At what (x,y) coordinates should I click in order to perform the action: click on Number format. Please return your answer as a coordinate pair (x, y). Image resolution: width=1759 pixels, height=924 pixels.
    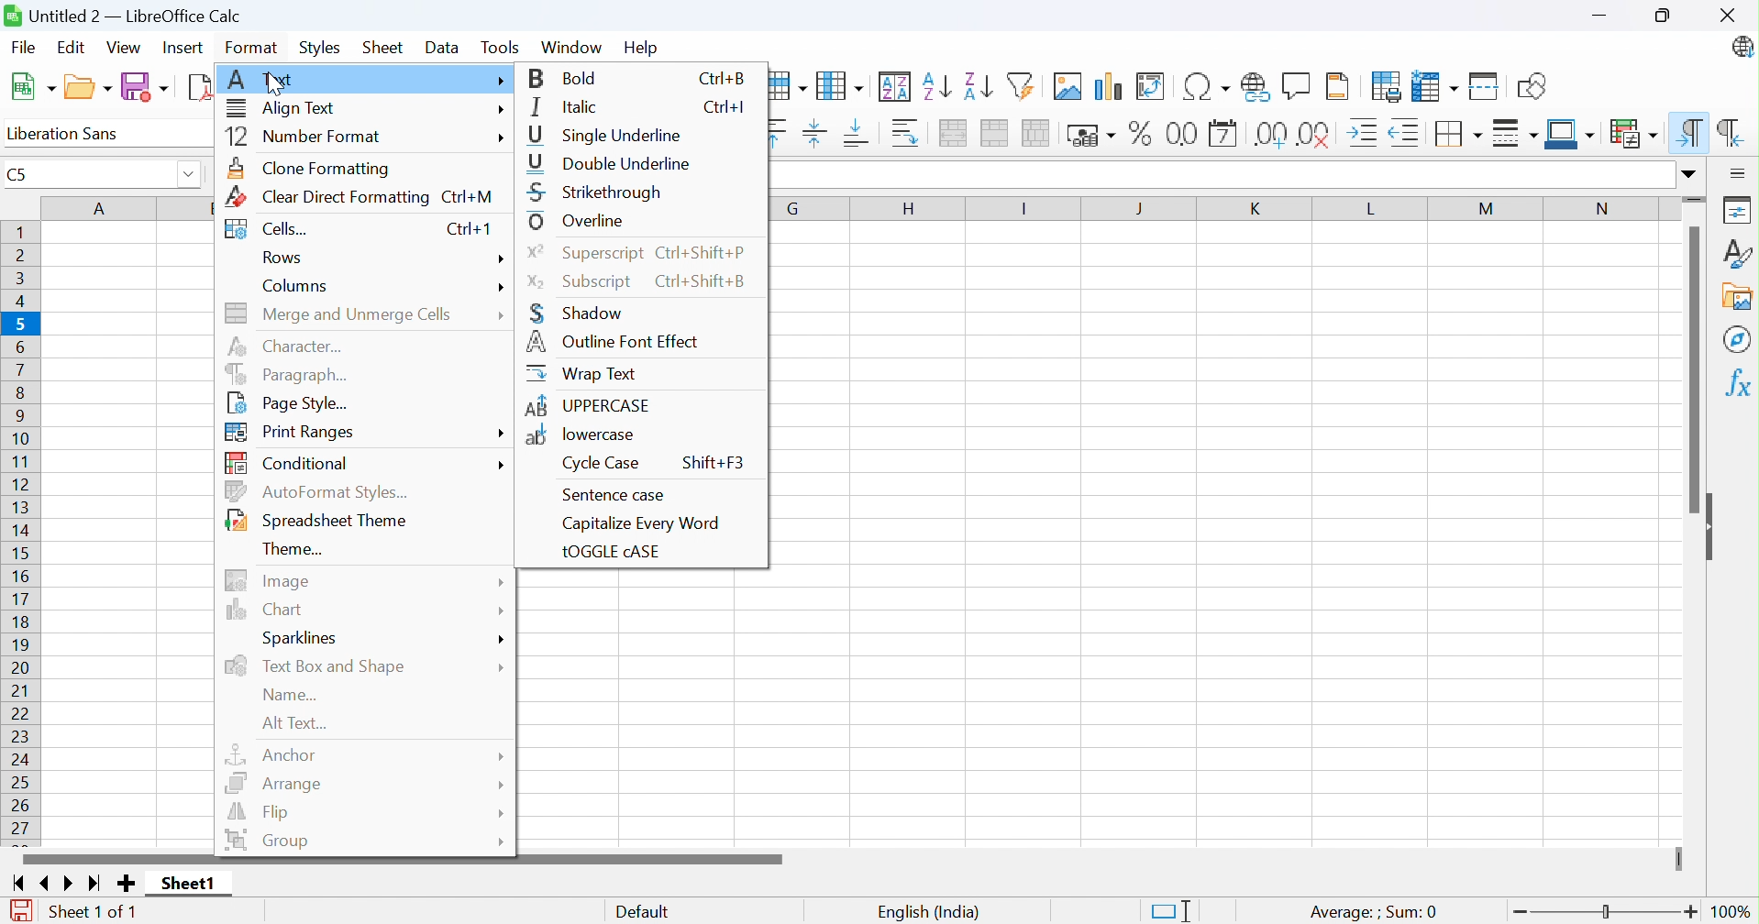
    Looking at the image, I should click on (304, 133).